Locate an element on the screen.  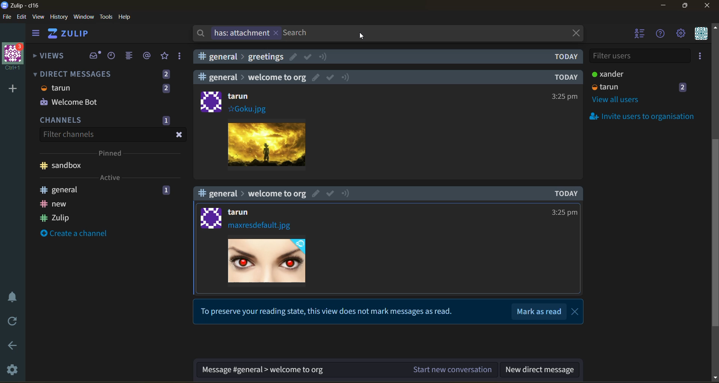
invite users to organisation is located at coordinates (638, 116).